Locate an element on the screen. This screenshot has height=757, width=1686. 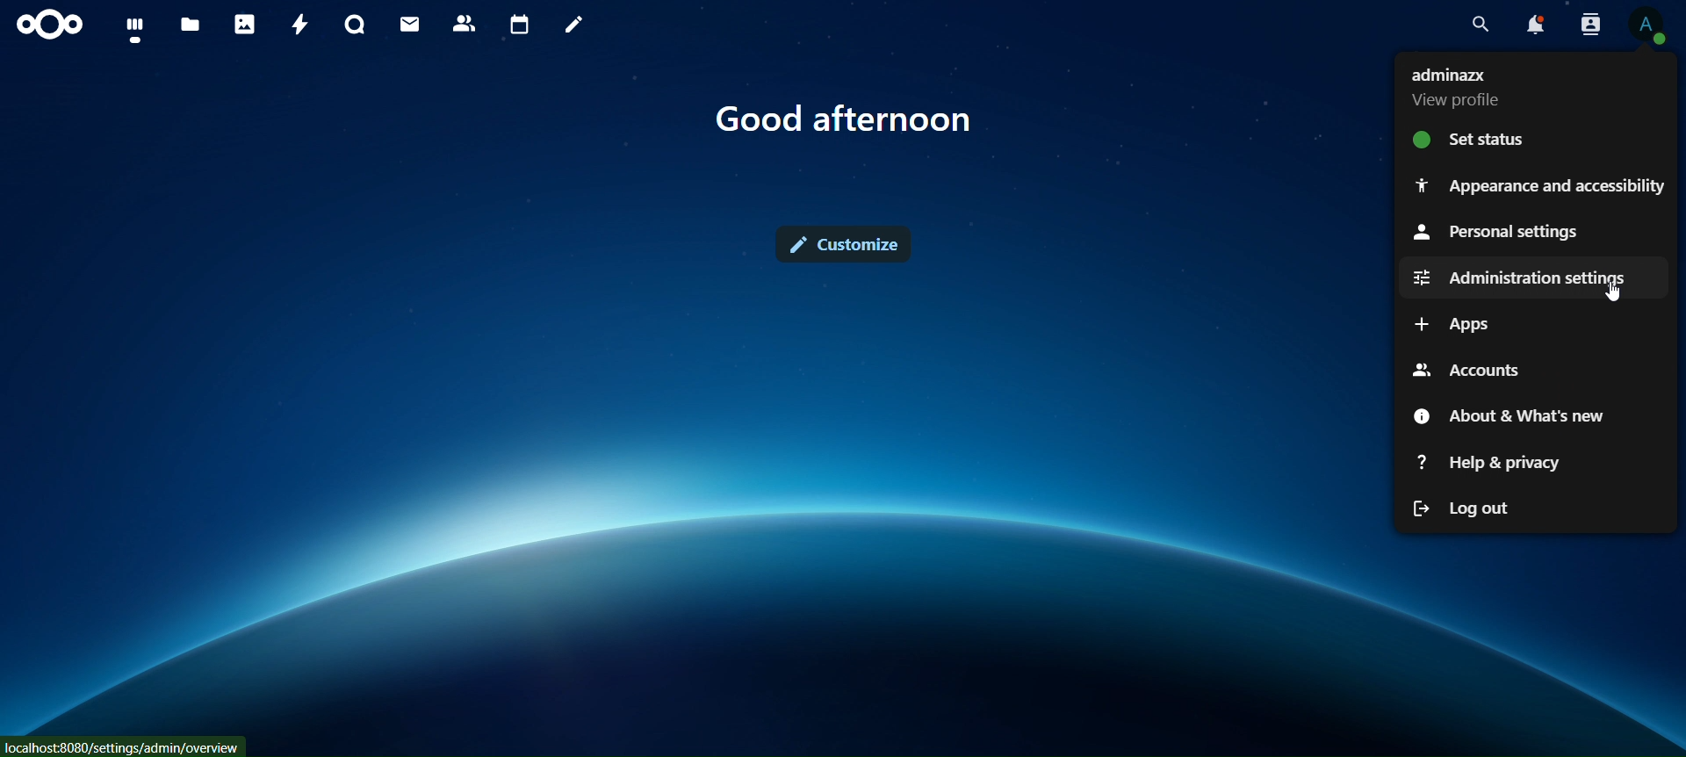
dashboard is located at coordinates (140, 32).